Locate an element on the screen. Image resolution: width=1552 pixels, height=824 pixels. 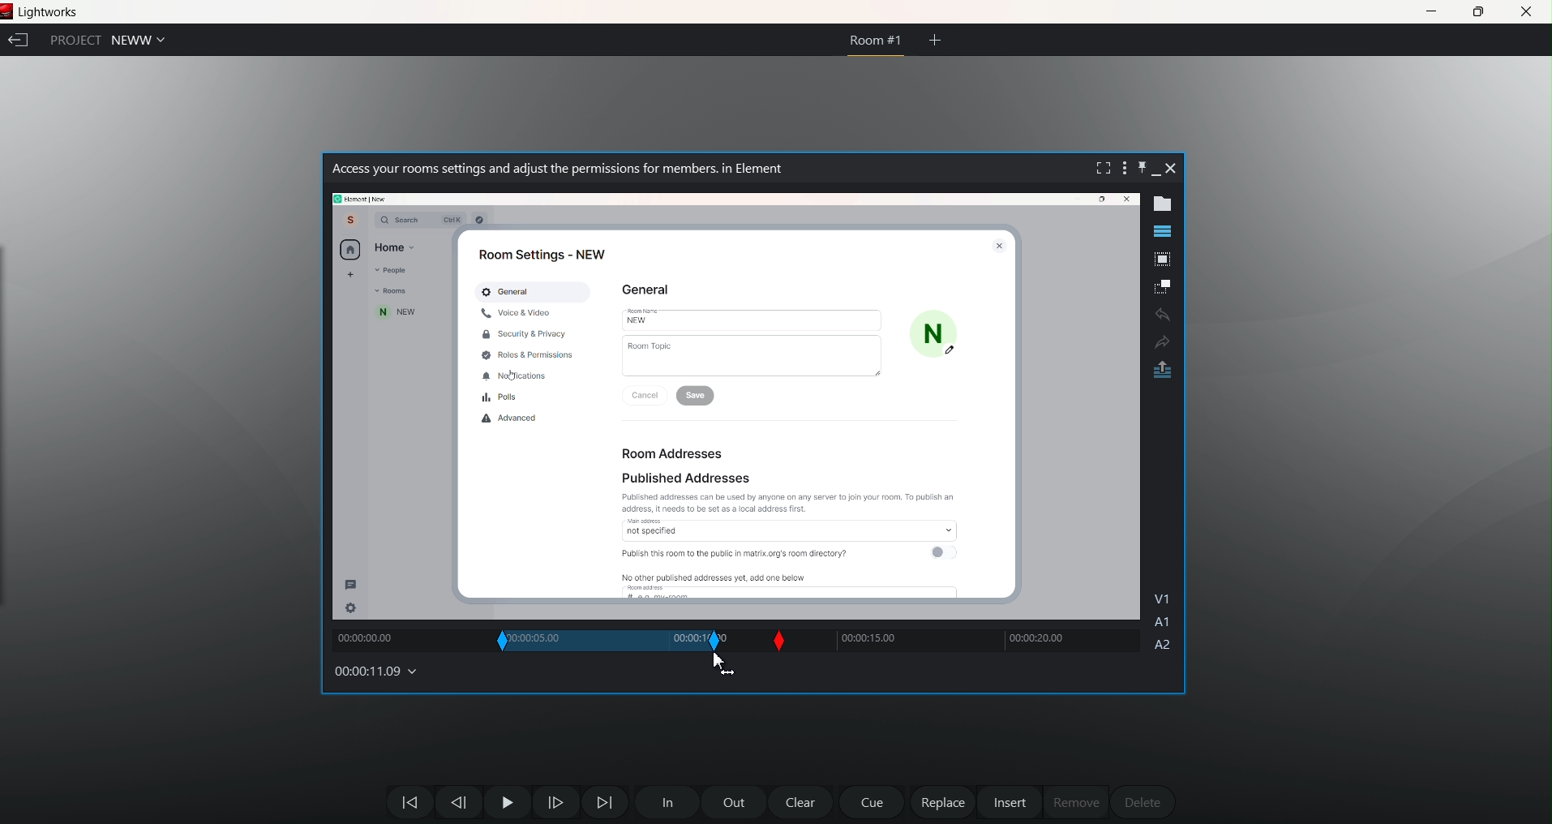
track is located at coordinates (968, 642).